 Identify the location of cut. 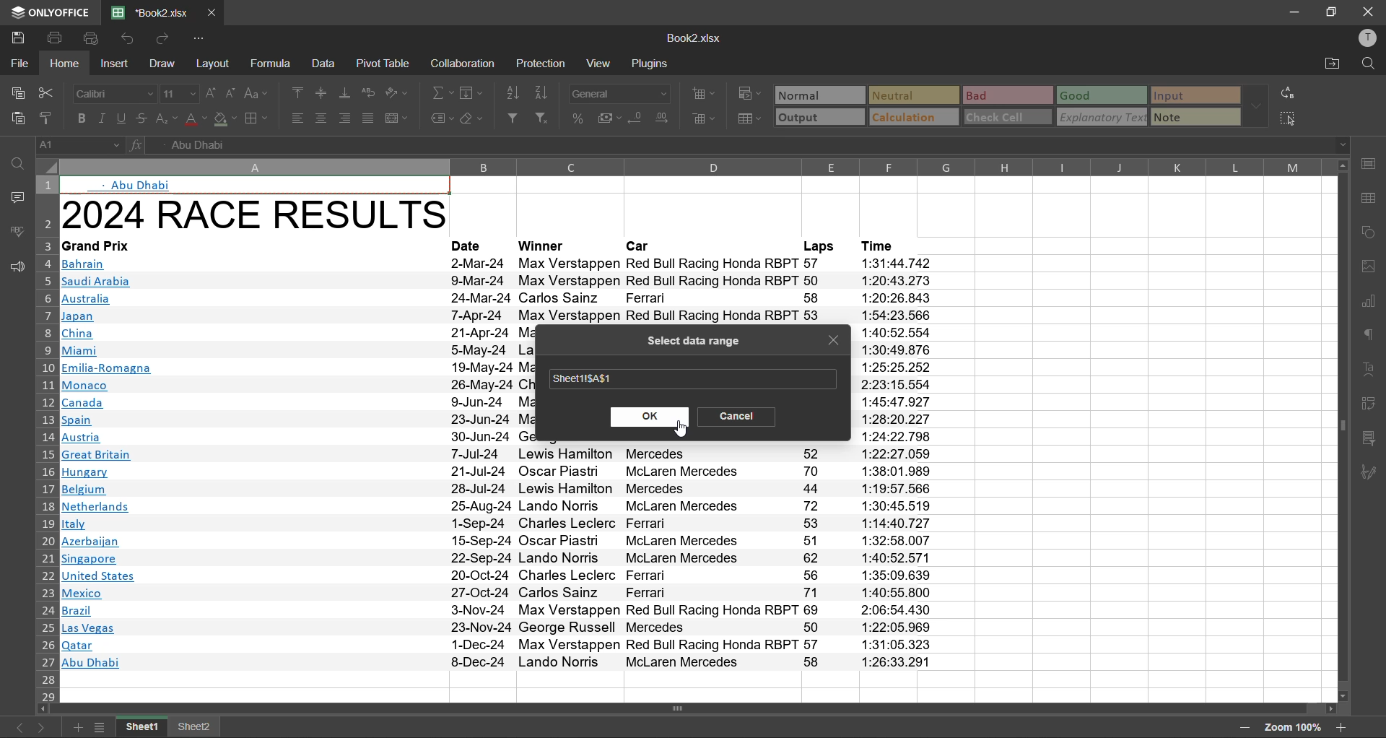
(45, 92).